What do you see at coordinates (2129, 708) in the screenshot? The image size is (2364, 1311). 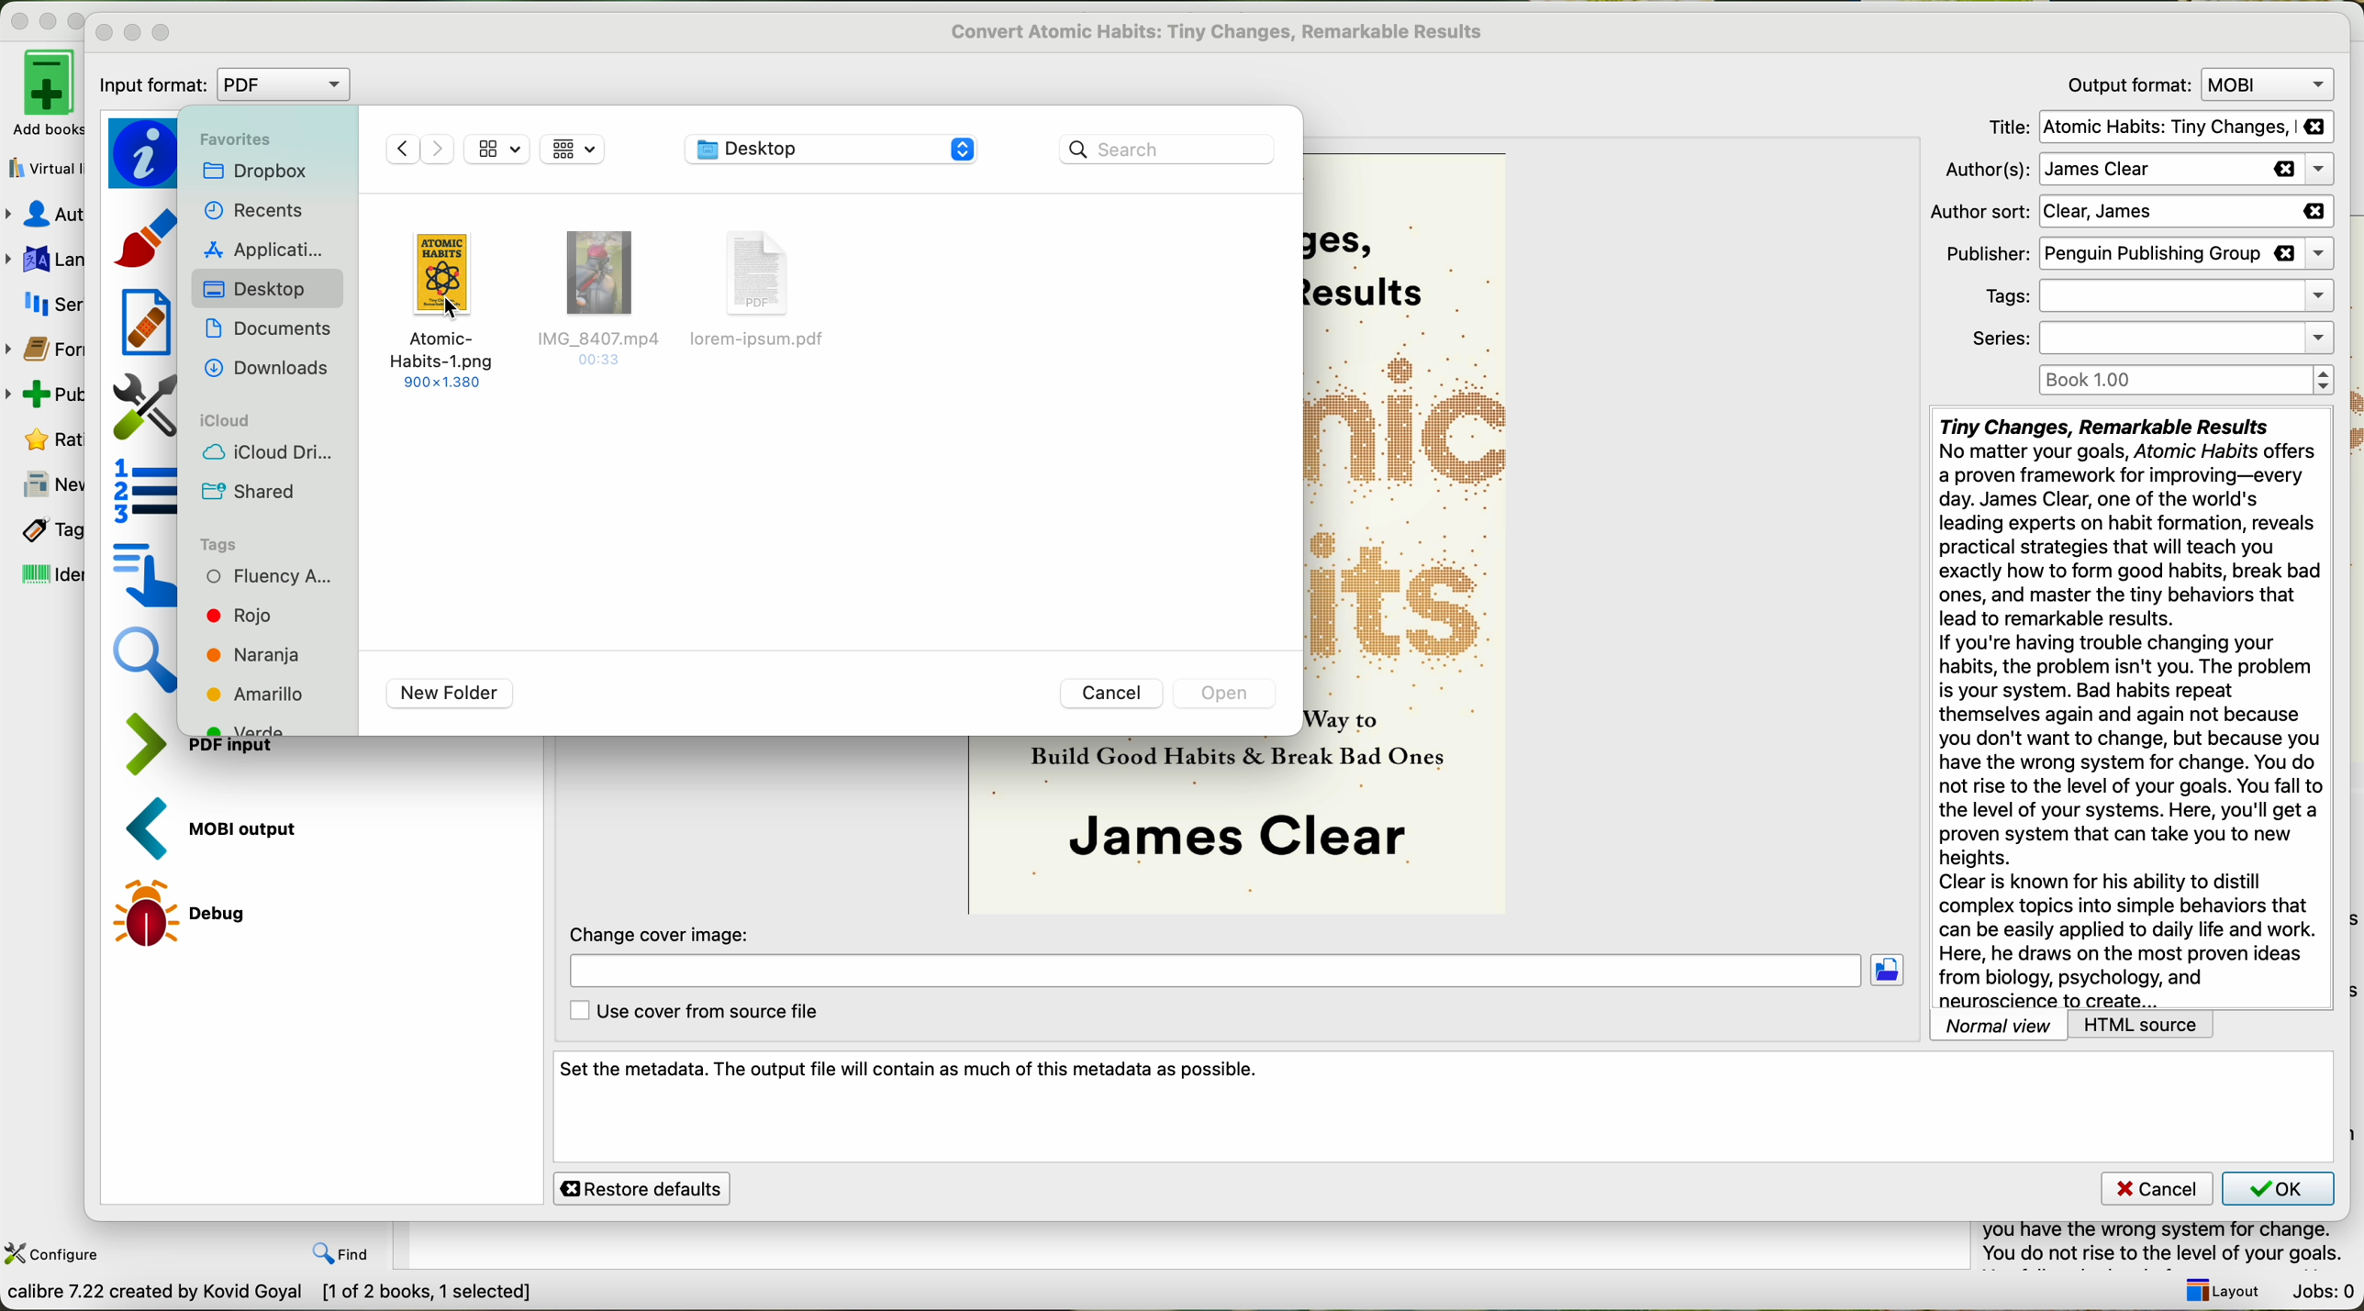 I see `synopsis` at bounding box center [2129, 708].